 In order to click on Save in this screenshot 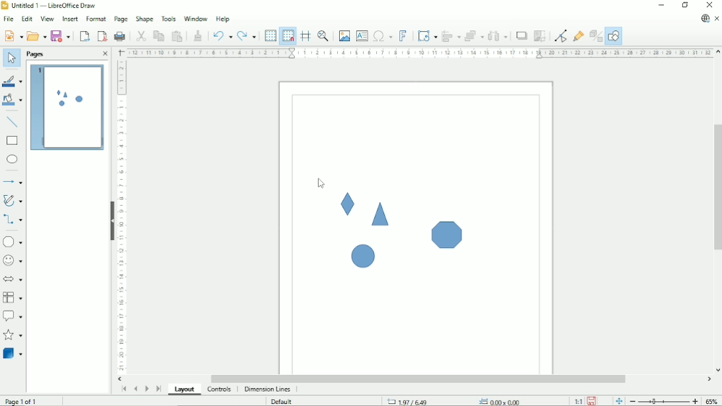, I will do `click(61, 36)`.